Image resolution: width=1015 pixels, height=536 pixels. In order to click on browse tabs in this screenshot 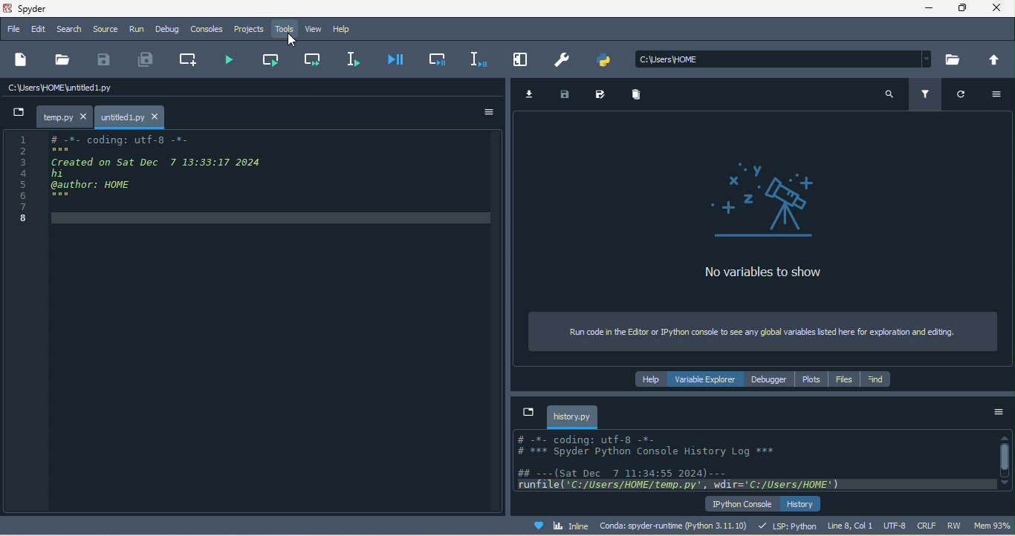, I will do `click(530, 414)`.